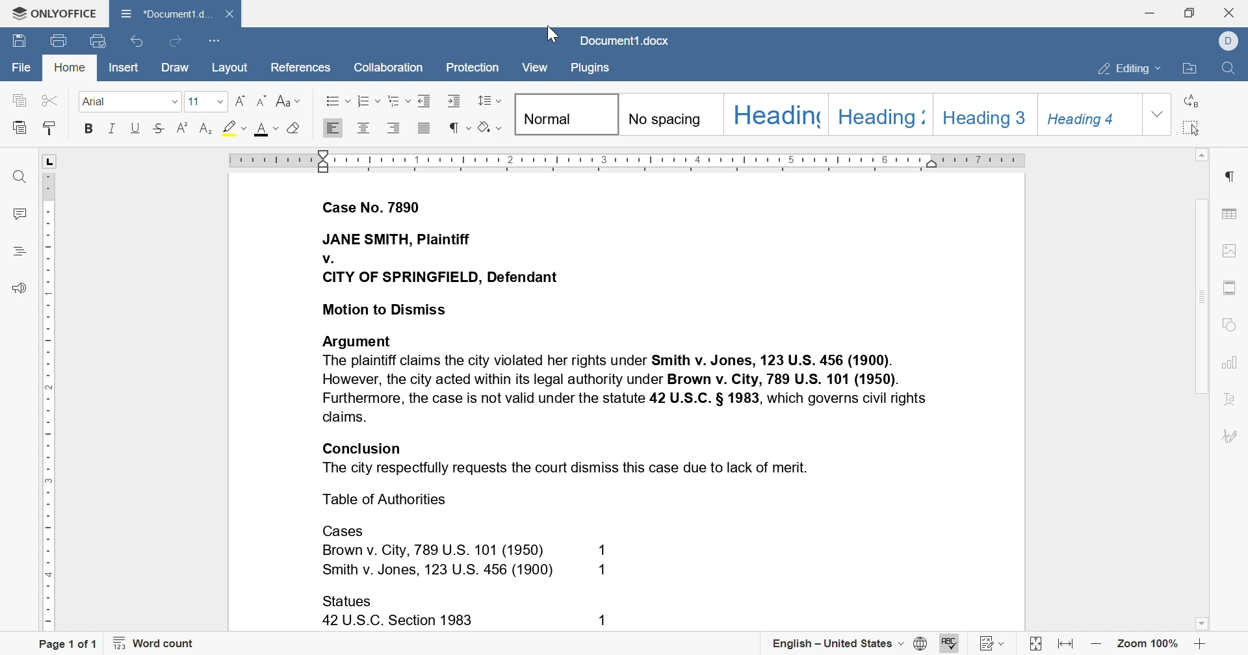  Describe the element at coordinates (19, 65) in the screenshot. I see `file` at that location.